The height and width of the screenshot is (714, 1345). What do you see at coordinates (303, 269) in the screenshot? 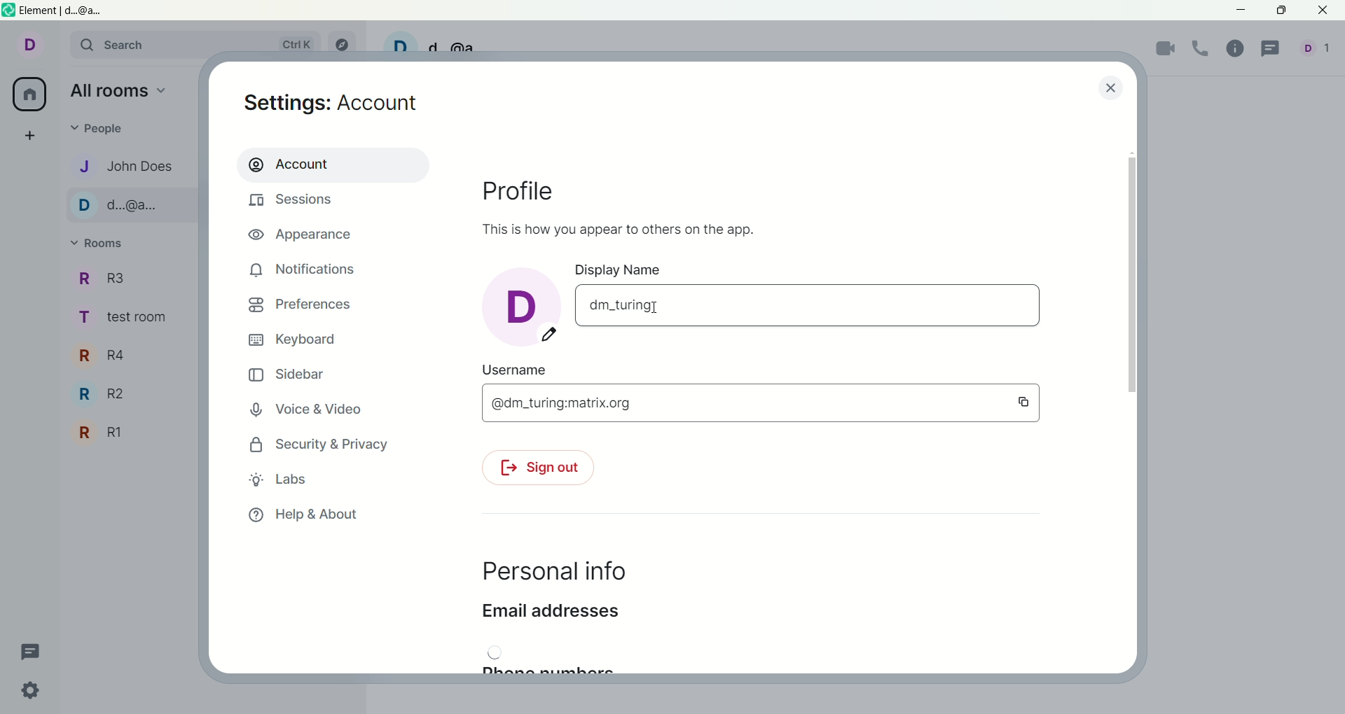
I see `notifications` at bounding box center [303, 269].